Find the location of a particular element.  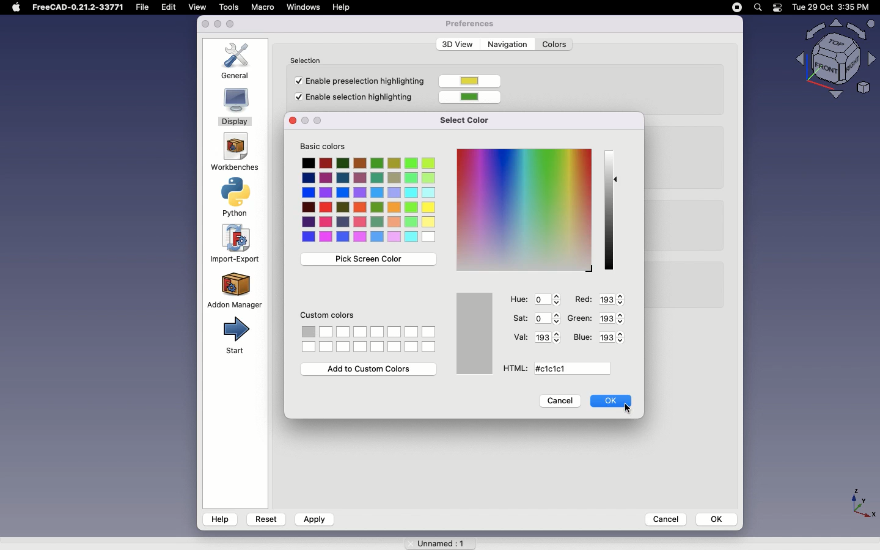

Val is located at coordinates (520, 336).